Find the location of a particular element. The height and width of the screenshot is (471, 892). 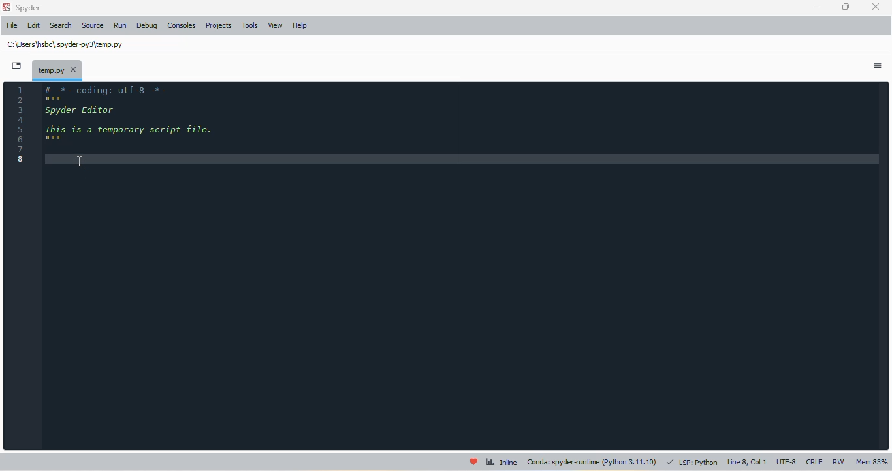

file is located at coordinates (13, 25).